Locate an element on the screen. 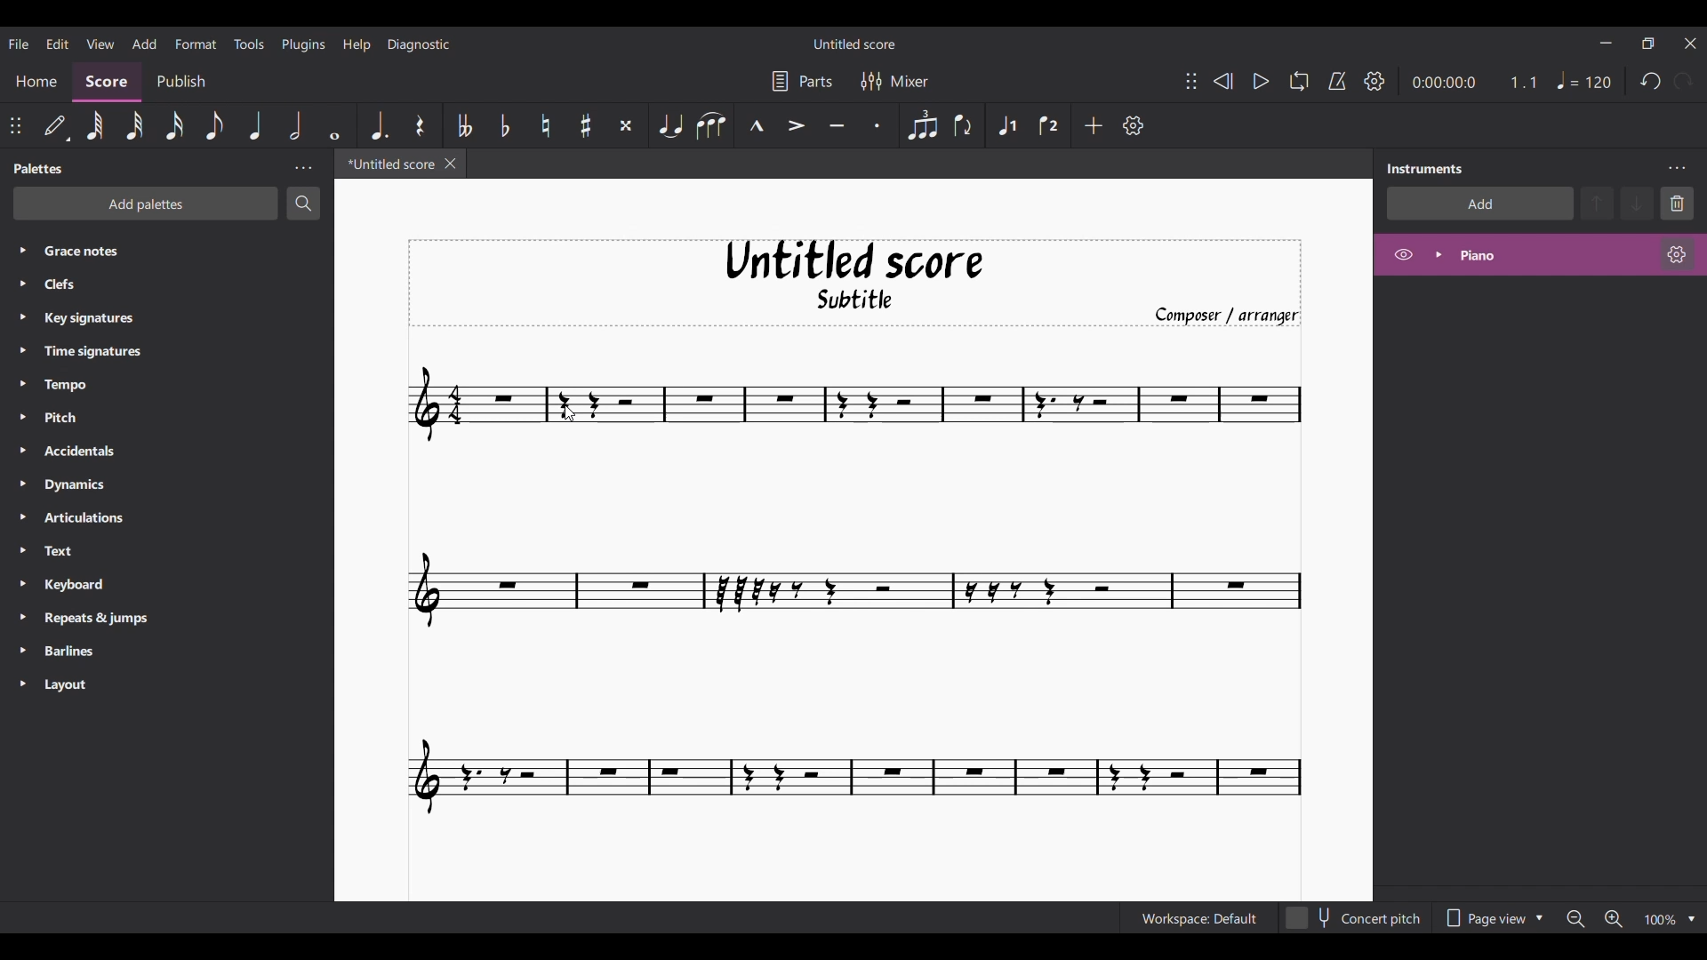 Image resolution: width=1707 pixels, height=960 pixels. Add menu is located at coordinates (146, 44).